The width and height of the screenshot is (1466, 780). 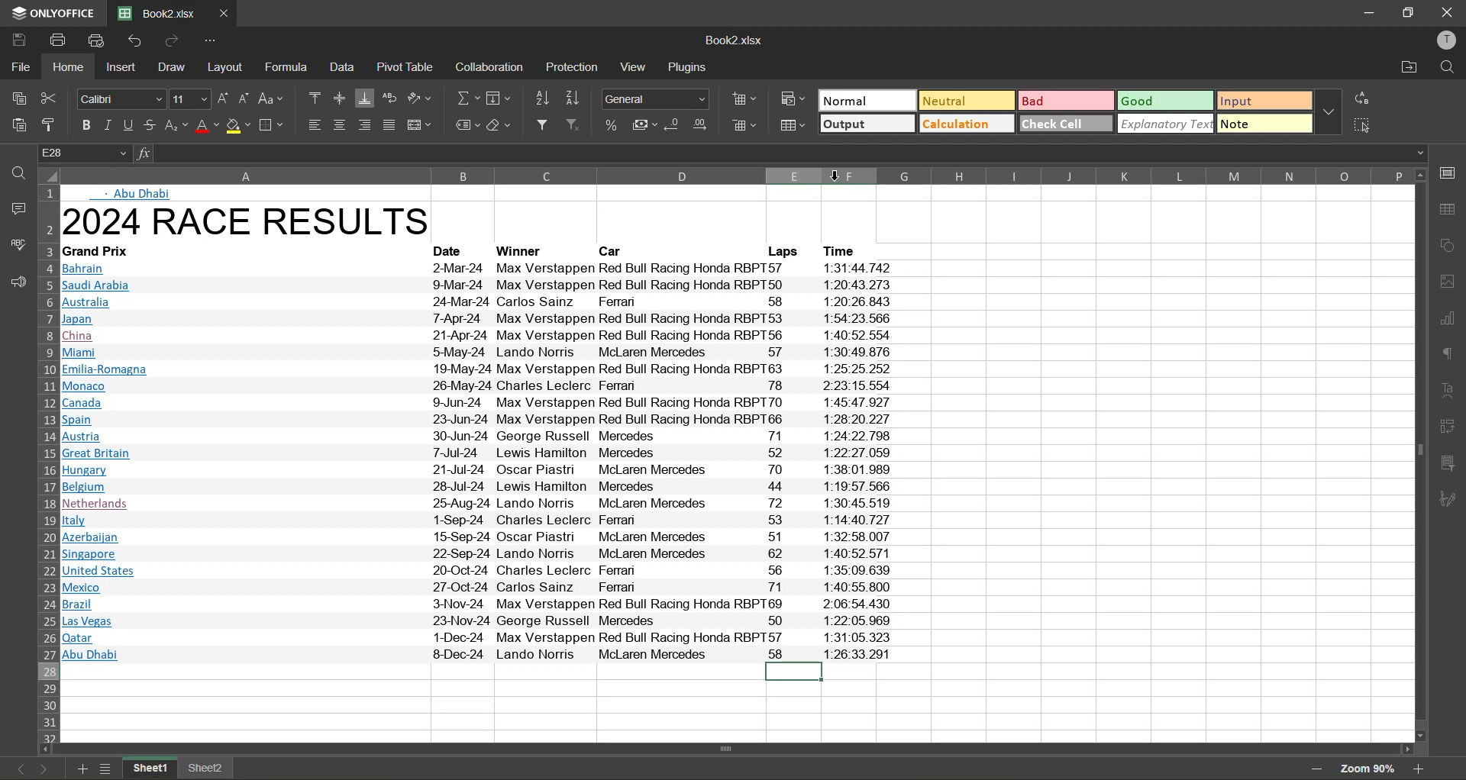 I want to click on select all, so click(x=1365, y=126).